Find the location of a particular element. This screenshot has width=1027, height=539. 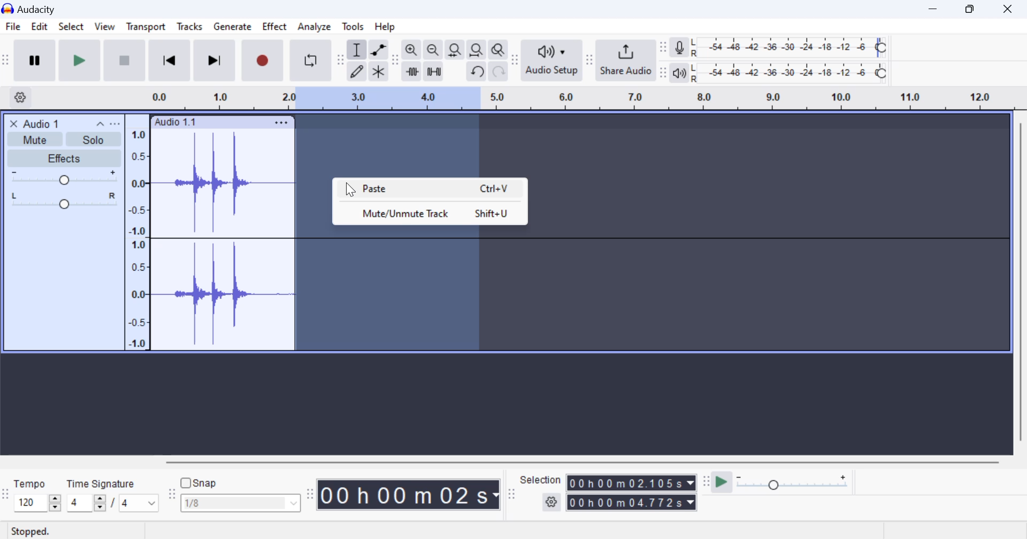

fit project to width is located at coordinates (477, 50).